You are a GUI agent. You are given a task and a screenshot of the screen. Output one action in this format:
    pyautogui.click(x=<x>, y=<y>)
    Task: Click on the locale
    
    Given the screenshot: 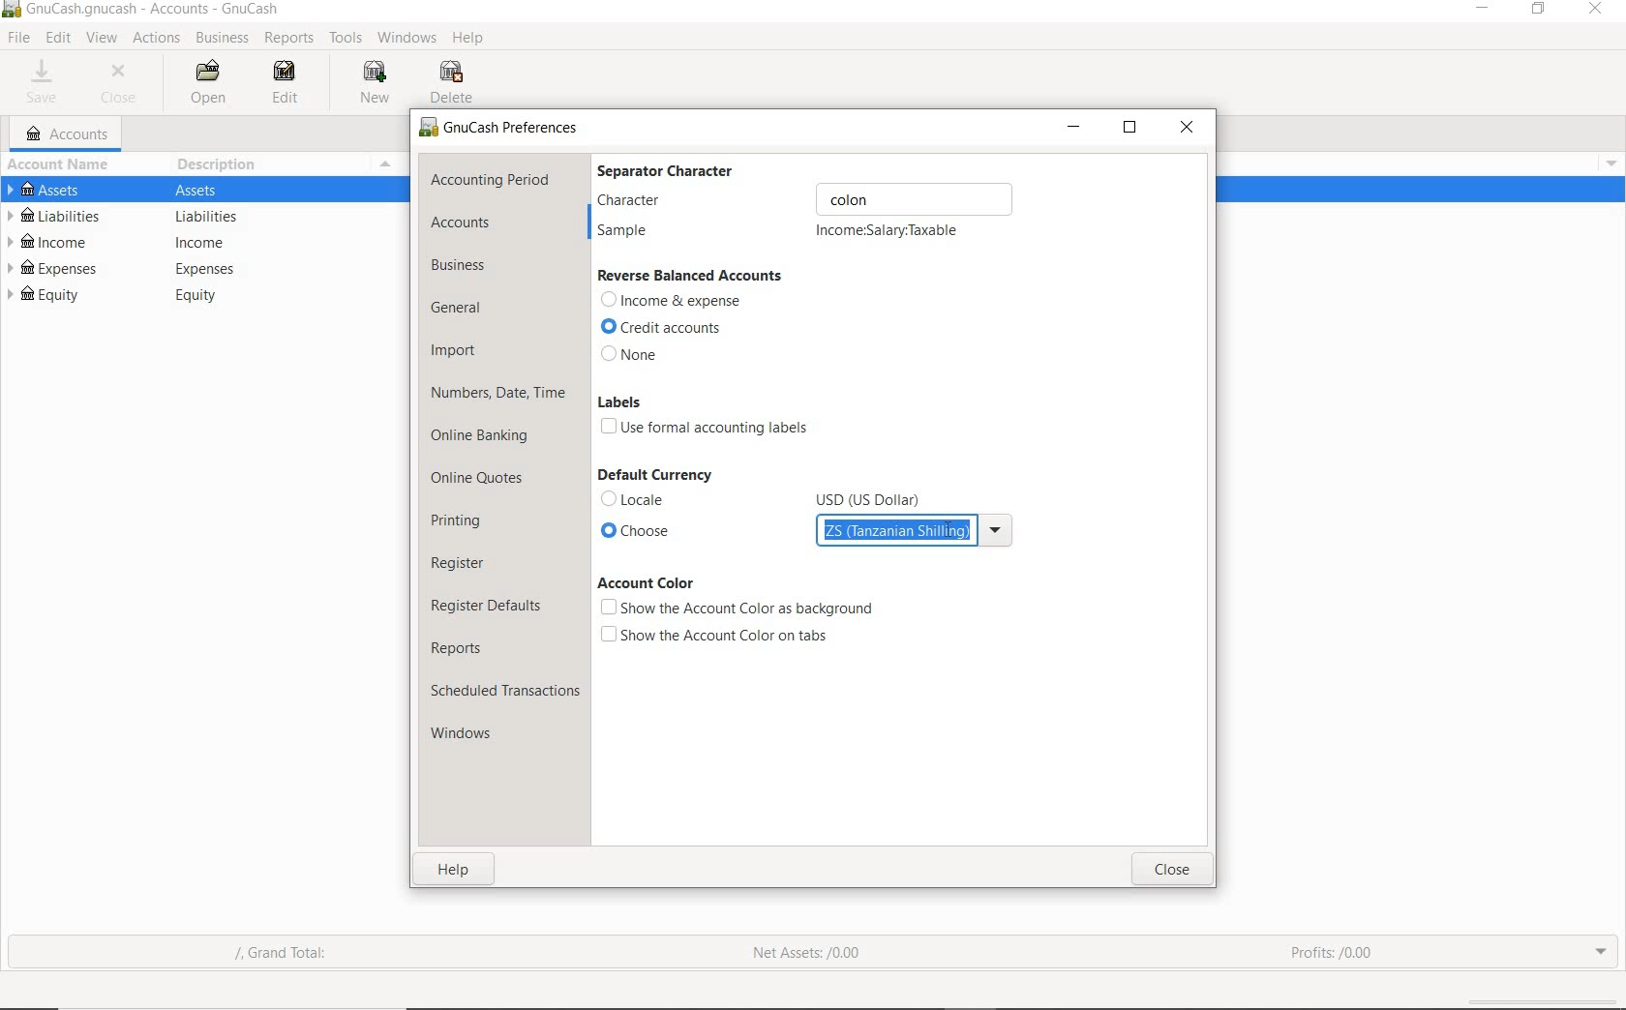 What is the action you would take?
    pyautogui.click(x=642, y=497)
    